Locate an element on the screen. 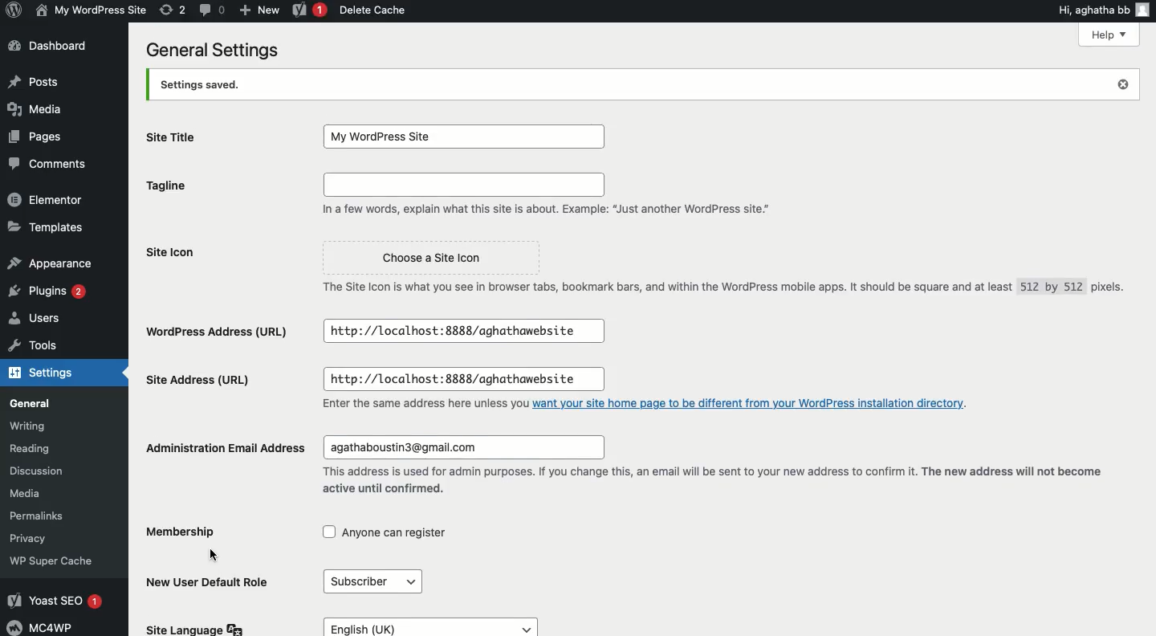 This screenshot has width=1156, height=636. Cursor is located at coordinates (216, 556).